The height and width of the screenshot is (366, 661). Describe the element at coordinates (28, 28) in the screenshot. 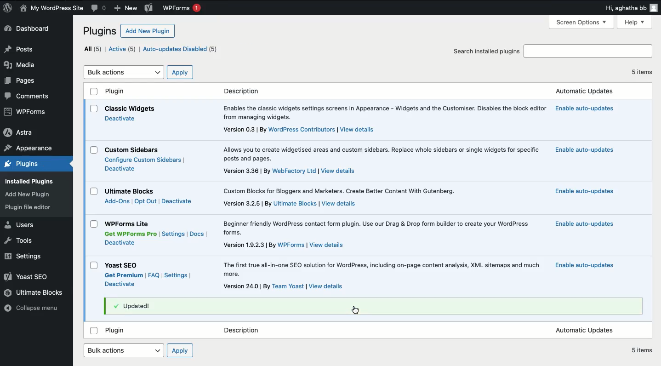

I see `Dashboard` at that location.